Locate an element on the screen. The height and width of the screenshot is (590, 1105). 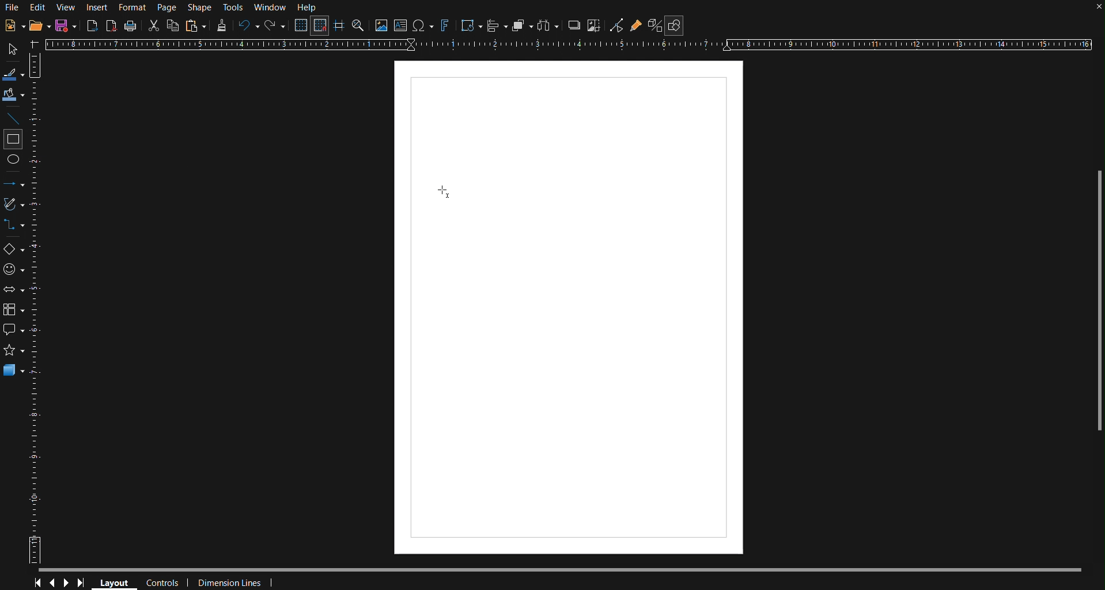
Page is located at coordinates (166, 7).